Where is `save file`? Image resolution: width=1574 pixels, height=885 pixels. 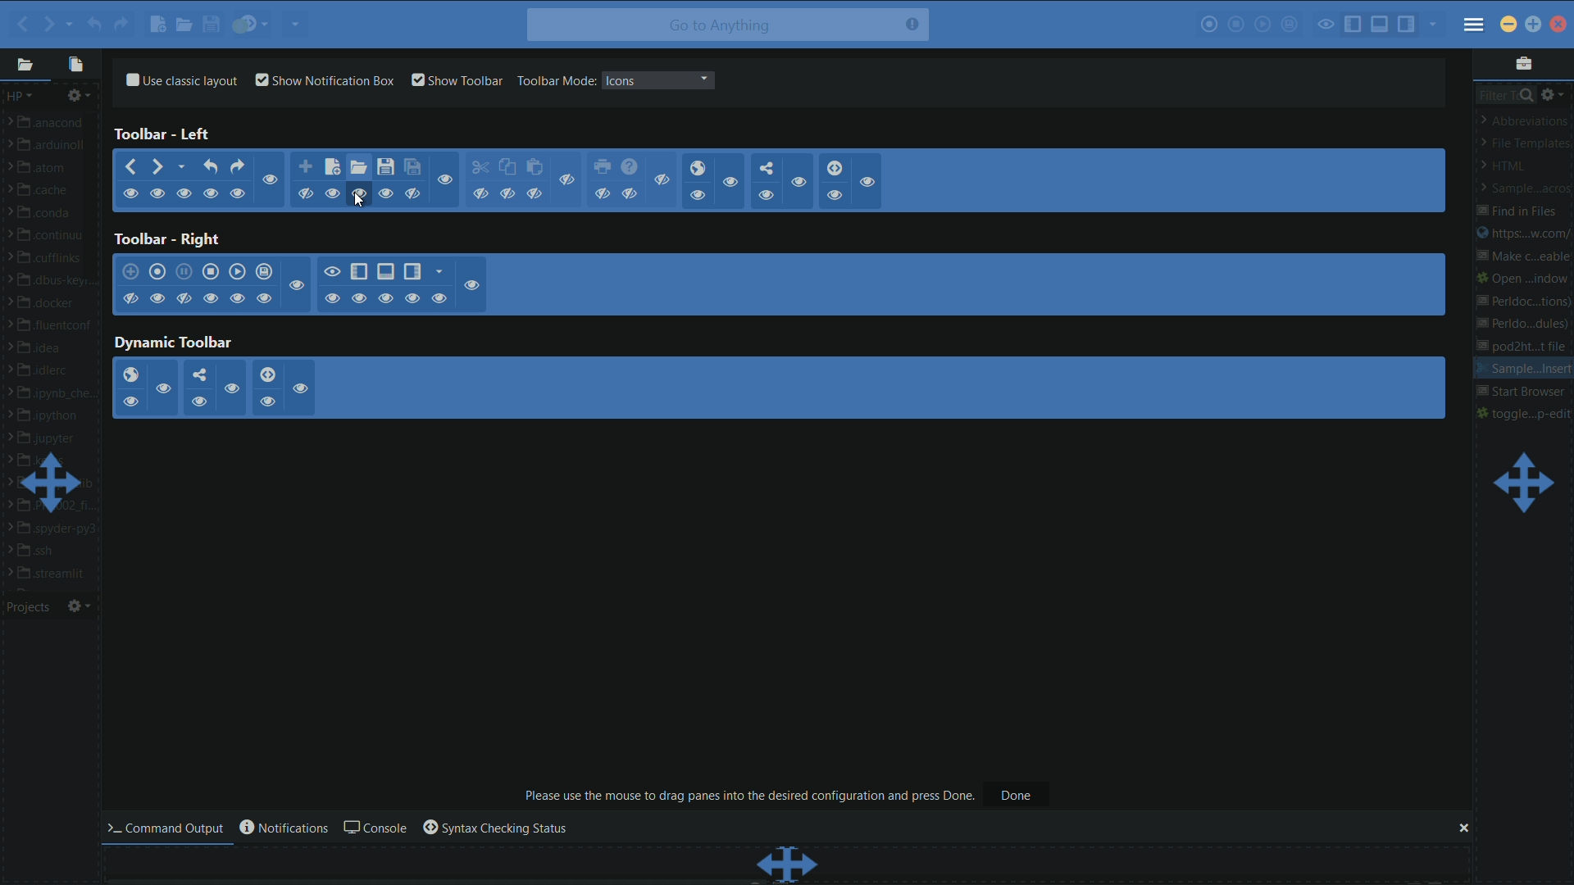
save file is located at coordinates (386, 168).